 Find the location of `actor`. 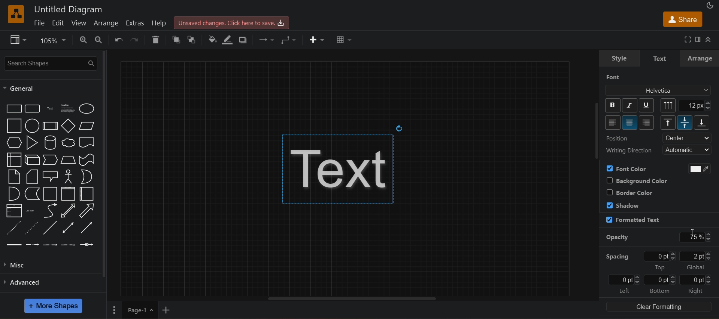

actor is located at coordinates (69, 177).